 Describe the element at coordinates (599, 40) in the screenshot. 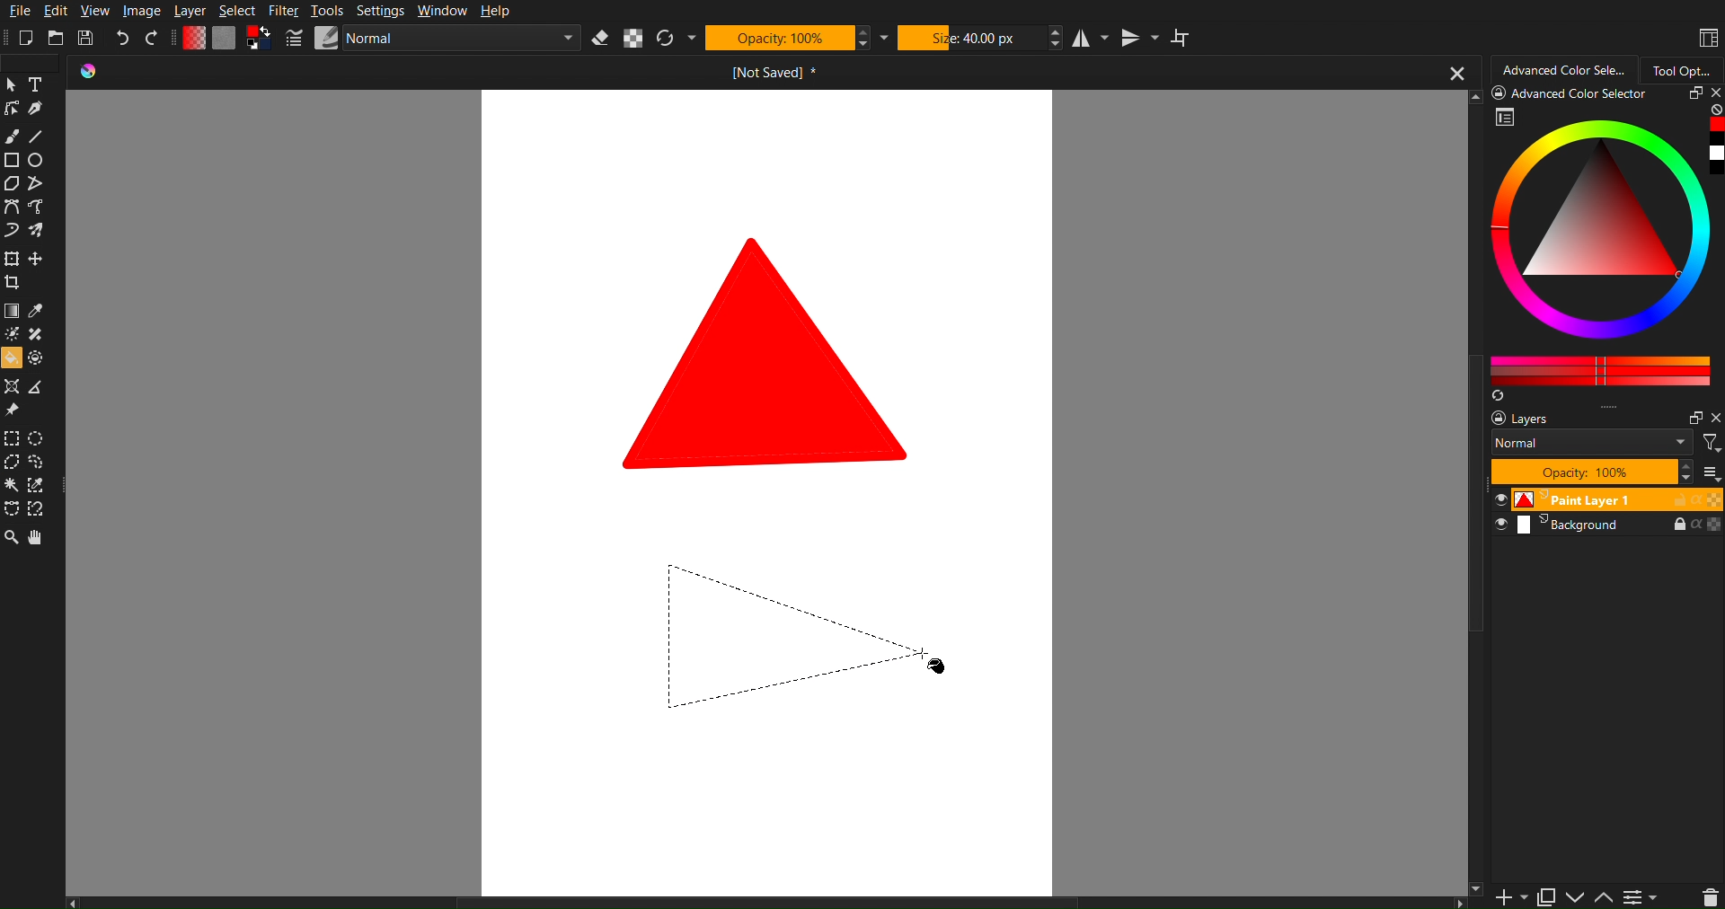

I see `Erase` at that location.